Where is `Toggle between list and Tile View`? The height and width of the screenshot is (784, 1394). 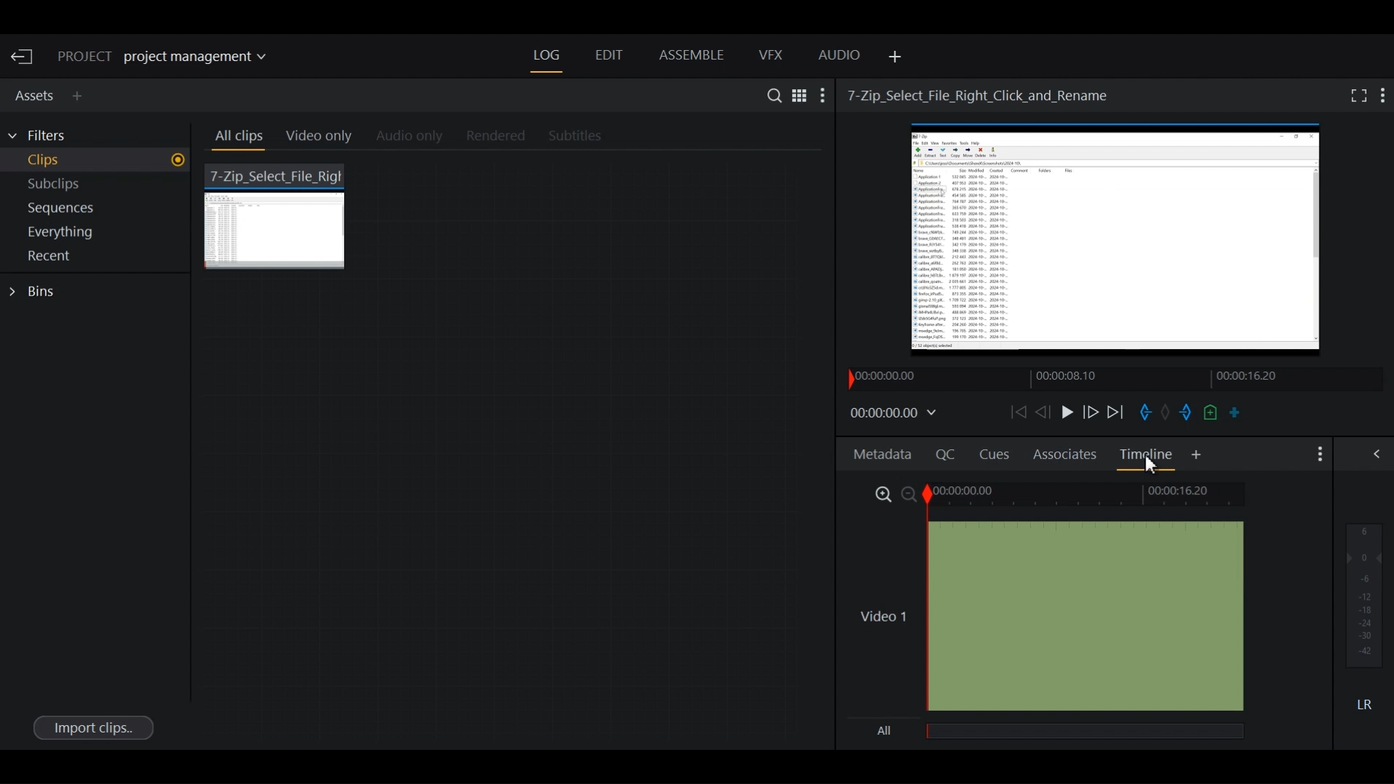
Toggle between list and Tile View is located at coordinates (798, 94).